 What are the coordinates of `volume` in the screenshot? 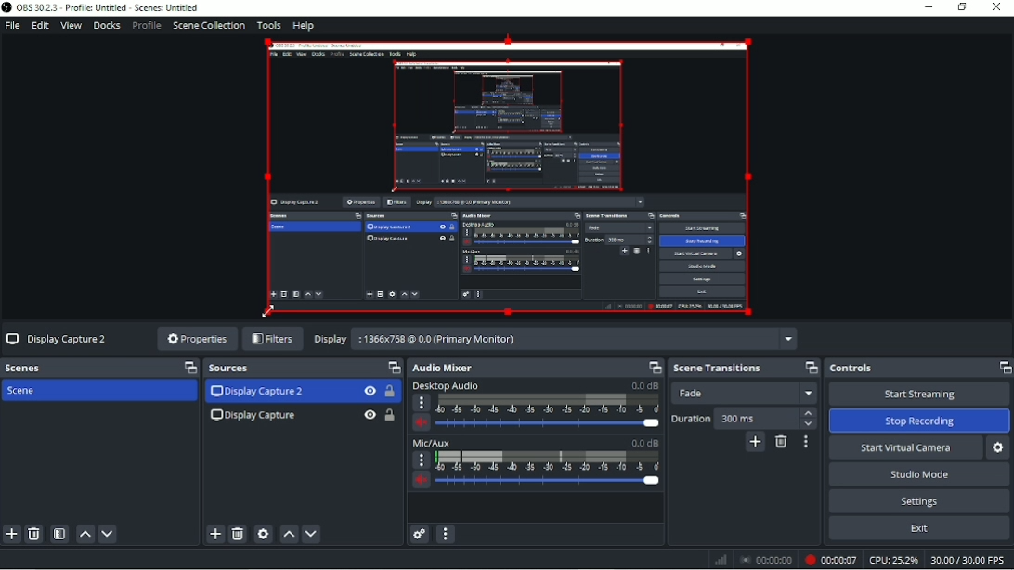 It's located at (421, 423).